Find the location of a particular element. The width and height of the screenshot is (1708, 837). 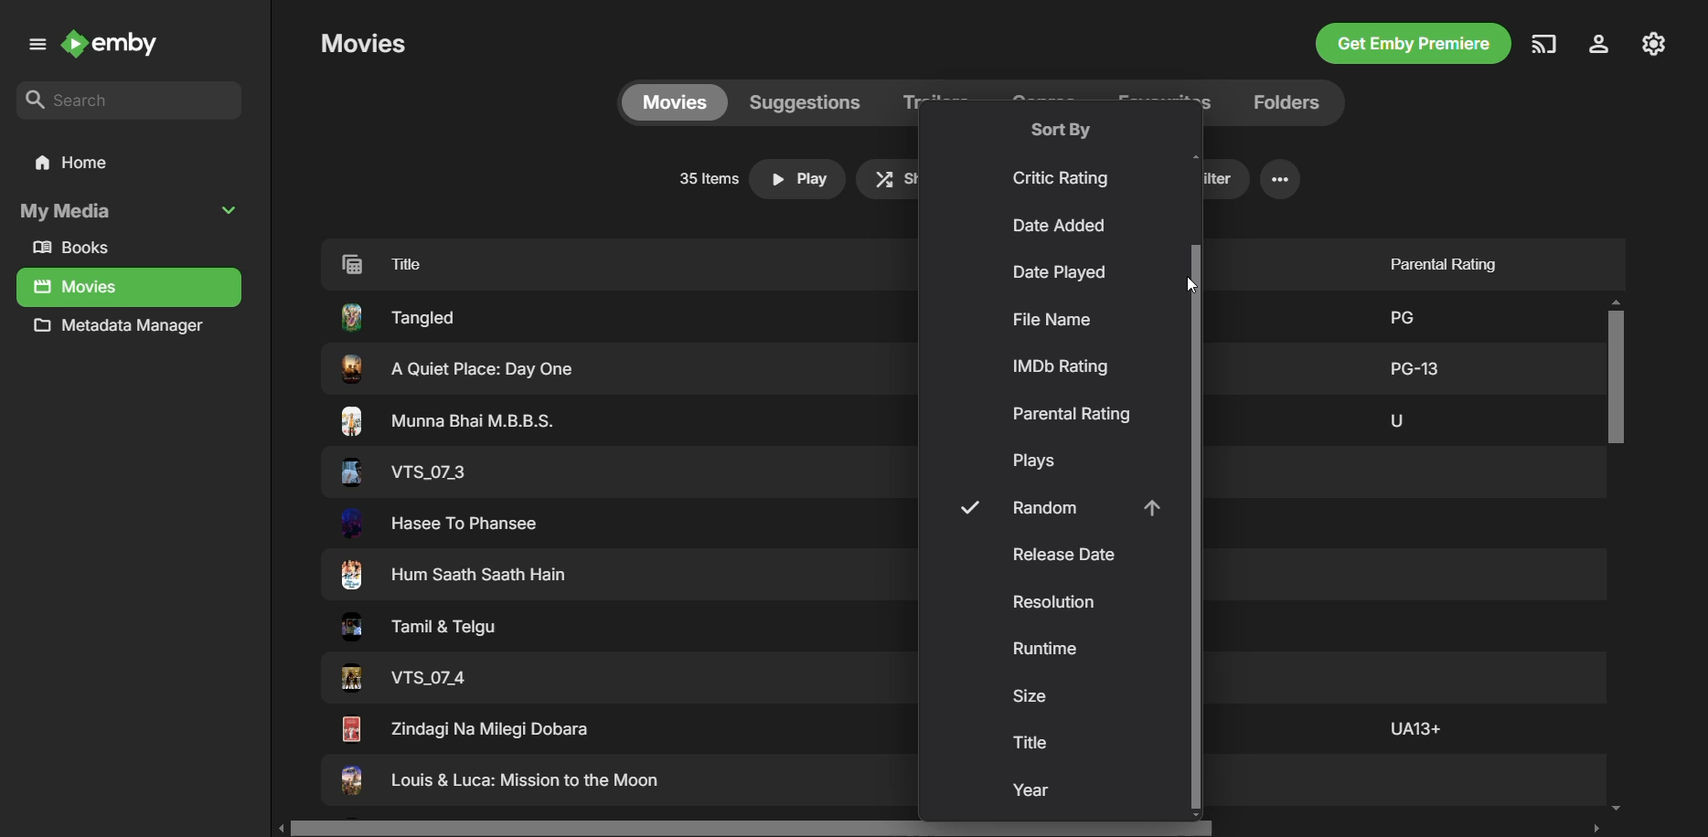

Metadata Manager is located at coordinates (124, 330).